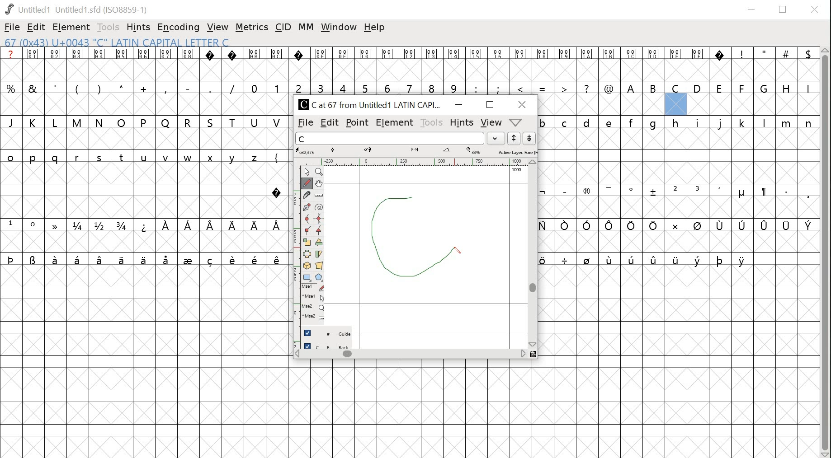 The width and height of the screenshot is (831, 458). I want to click on file, so click(303, 123).